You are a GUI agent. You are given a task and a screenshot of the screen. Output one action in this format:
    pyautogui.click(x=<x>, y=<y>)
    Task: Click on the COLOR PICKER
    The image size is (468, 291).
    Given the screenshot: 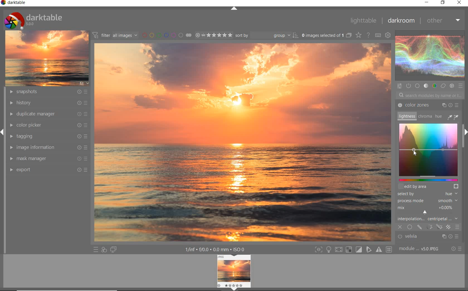 What is the action you would take?
    pyautogui.click(x=50, y=125)
    